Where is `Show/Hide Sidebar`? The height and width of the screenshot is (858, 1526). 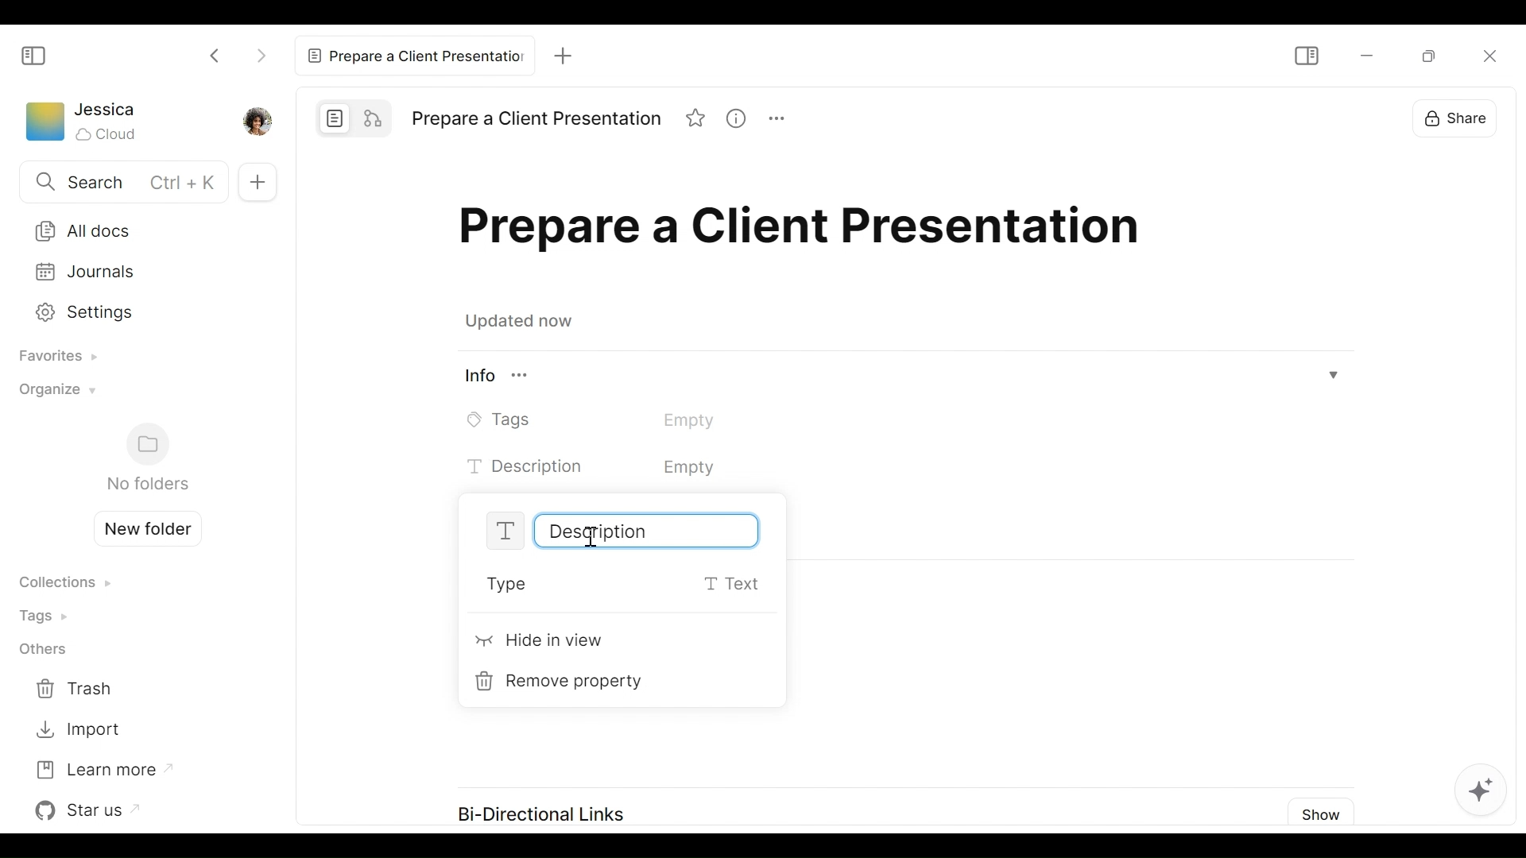
Show/Hide Sidebar is located at coordinates (1305, 56).